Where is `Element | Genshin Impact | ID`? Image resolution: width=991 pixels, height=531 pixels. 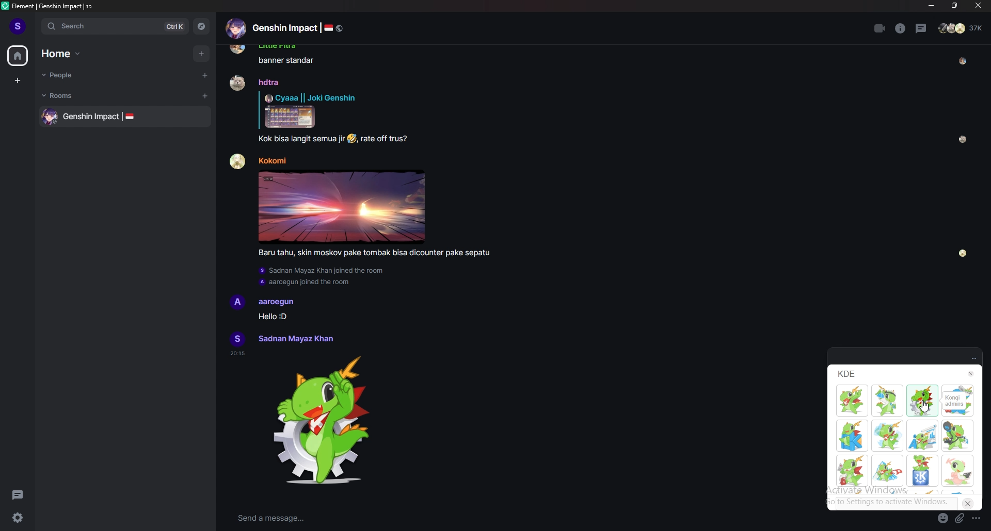 Element | Genshin Impact | ID is located at coordinates (53, 6).